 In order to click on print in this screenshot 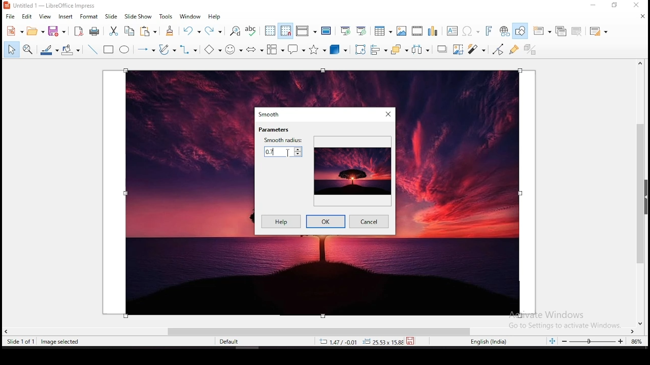, I will do `click(93, 31)`.